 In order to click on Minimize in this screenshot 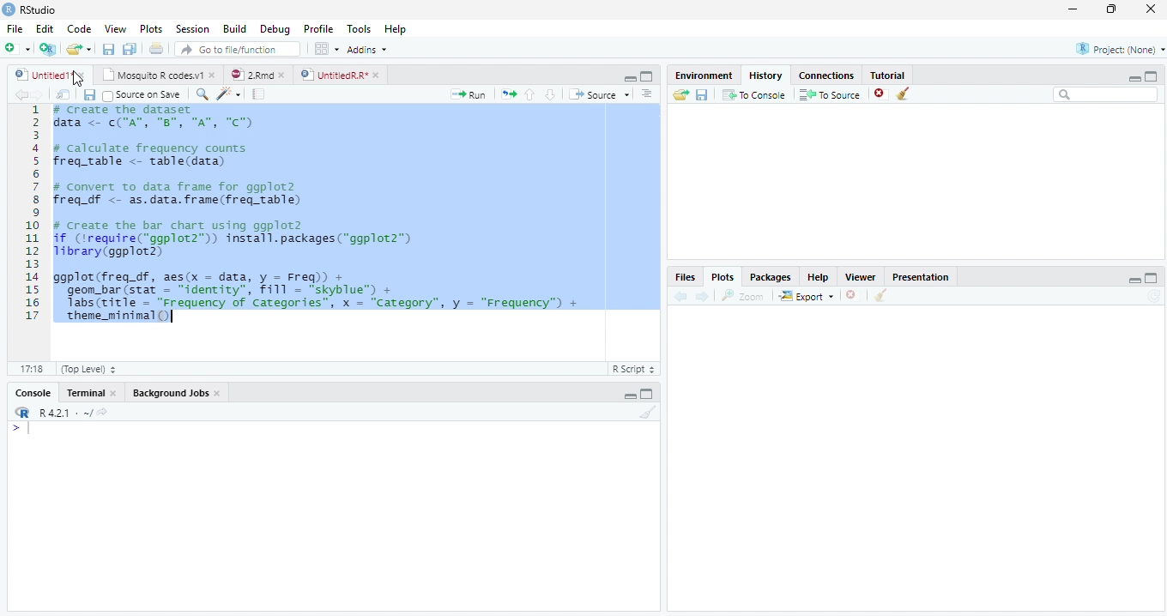, I will do `click(627, 77)`.